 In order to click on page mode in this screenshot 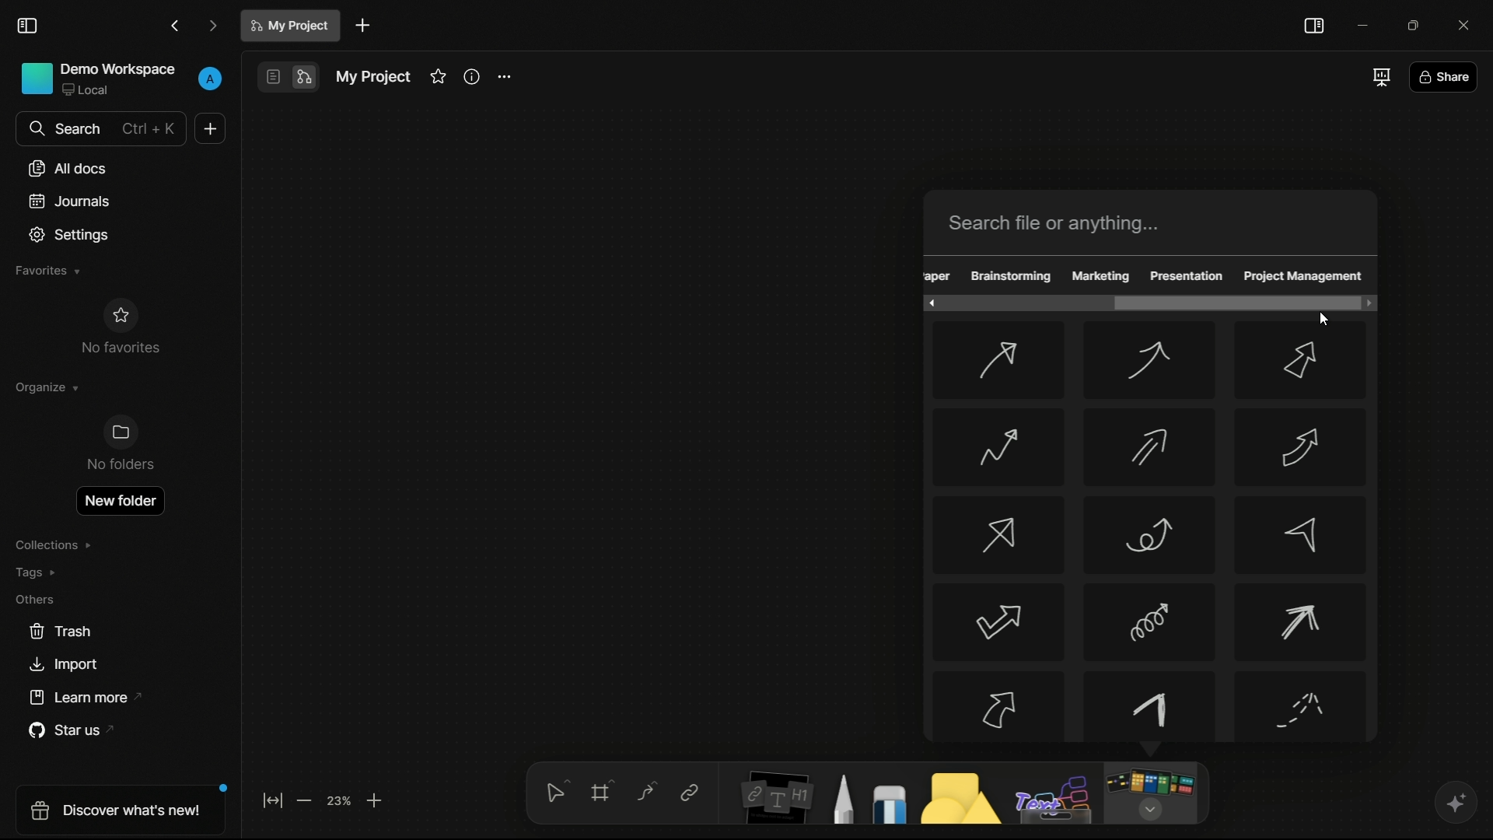, I will do `click(271, 77)`.